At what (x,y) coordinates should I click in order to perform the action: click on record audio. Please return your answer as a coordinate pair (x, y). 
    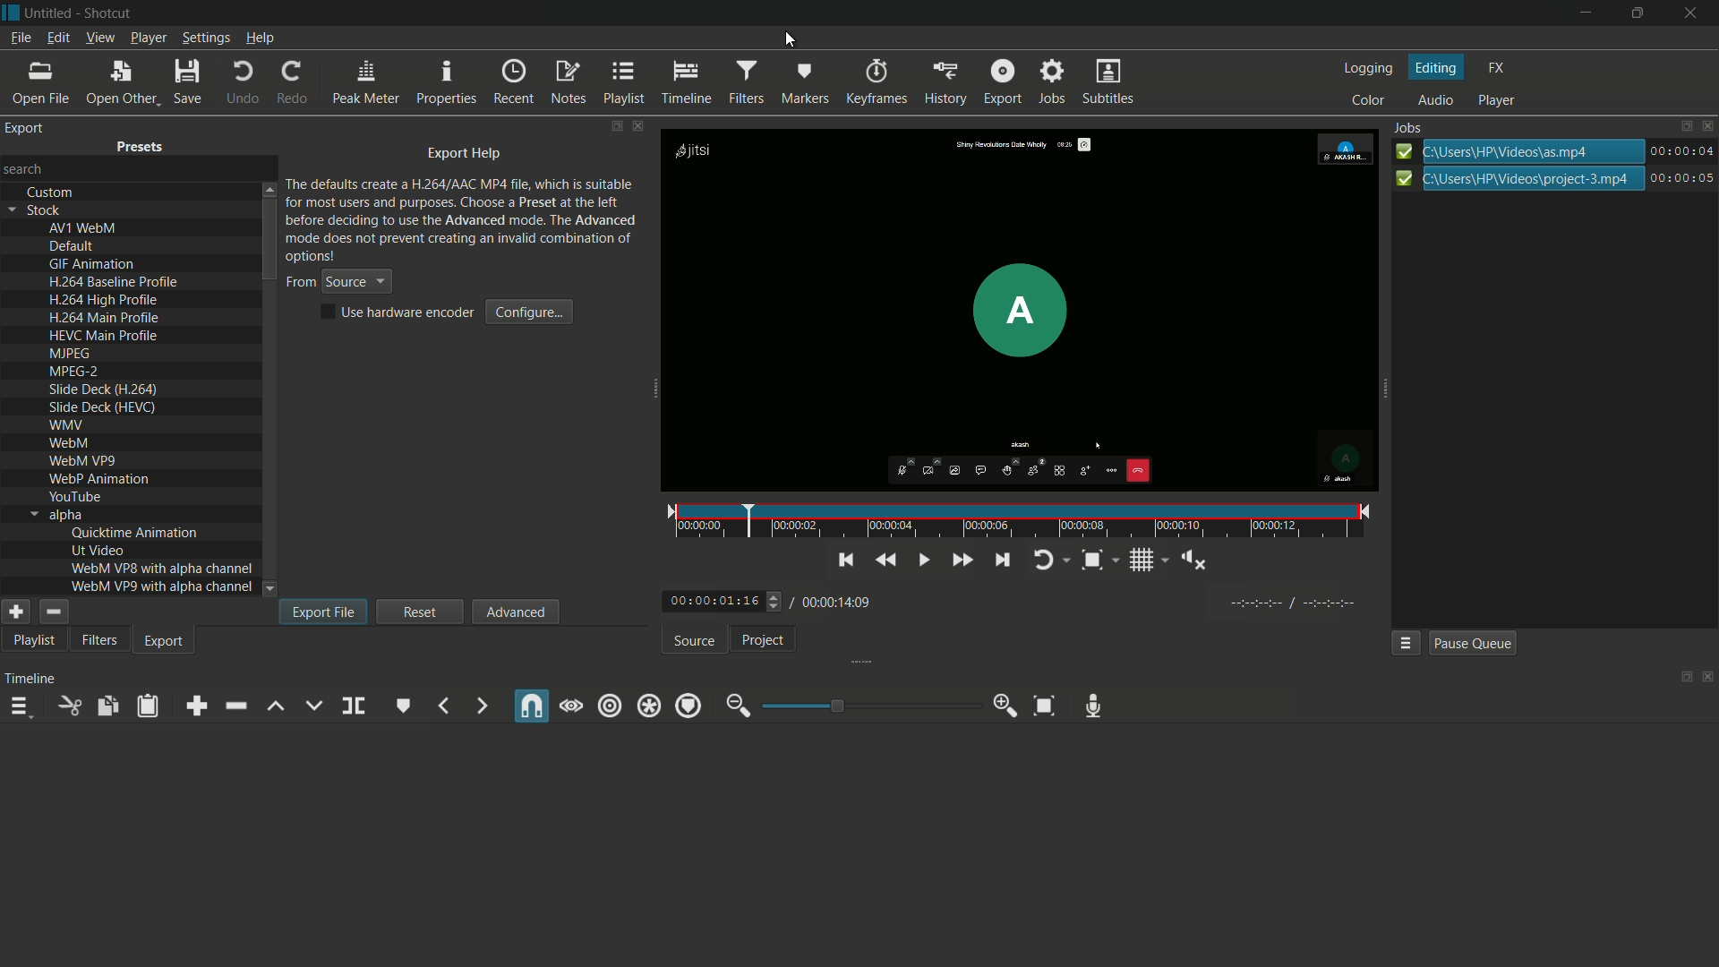
    Looking at the image, I should click on (1092, 707).